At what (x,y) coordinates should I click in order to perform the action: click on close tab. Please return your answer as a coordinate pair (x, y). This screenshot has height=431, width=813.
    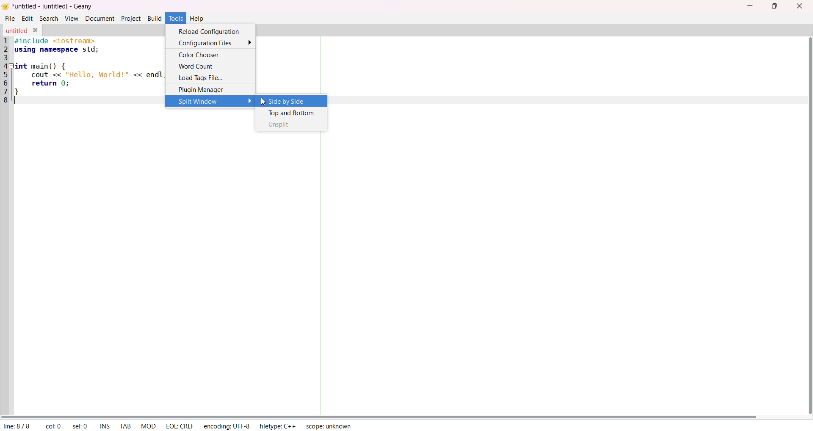
    Looking at the image, I should click on (36, 30).